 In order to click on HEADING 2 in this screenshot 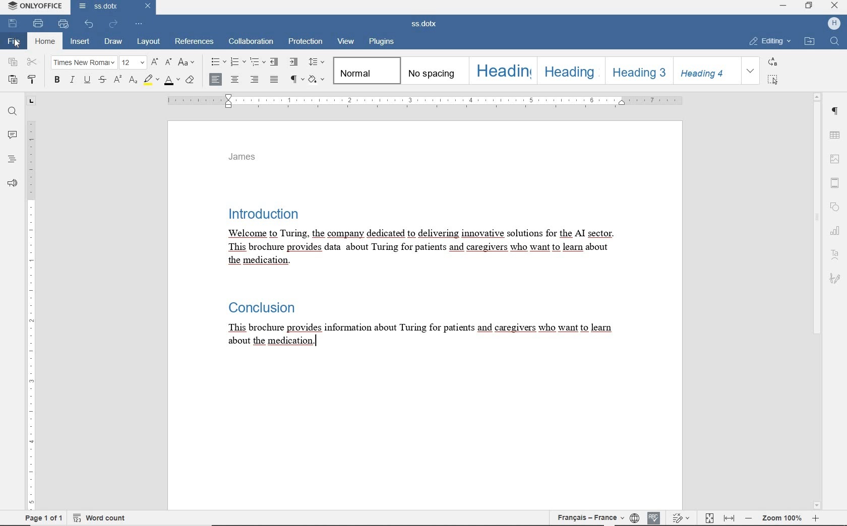, I will do `click(570, 71)`.